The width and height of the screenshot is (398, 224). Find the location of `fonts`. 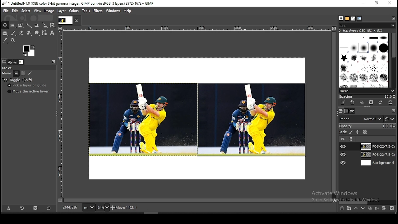

fonts is located at coordinates (354, 18).